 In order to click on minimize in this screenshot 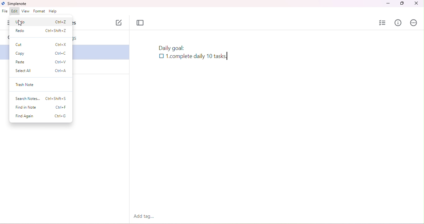, I will do `click(388, 3)`.